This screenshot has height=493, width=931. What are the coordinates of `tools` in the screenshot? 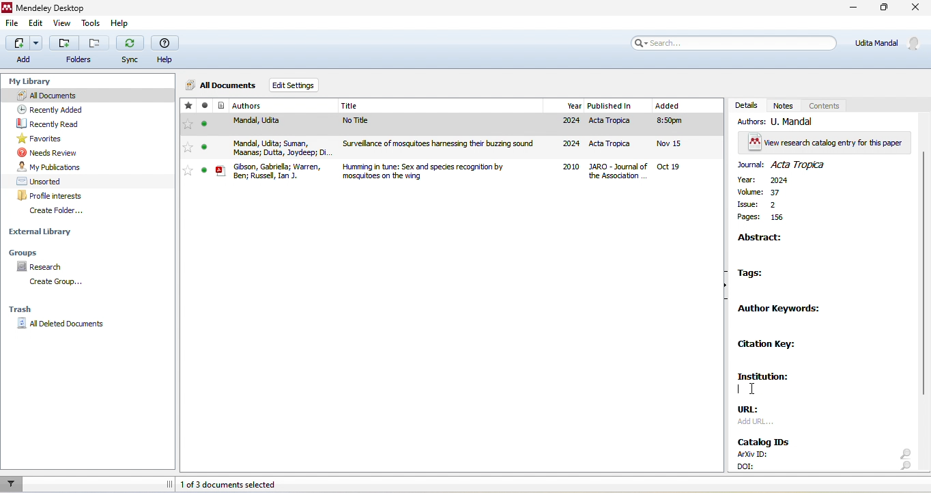 It's located at (90, 25).